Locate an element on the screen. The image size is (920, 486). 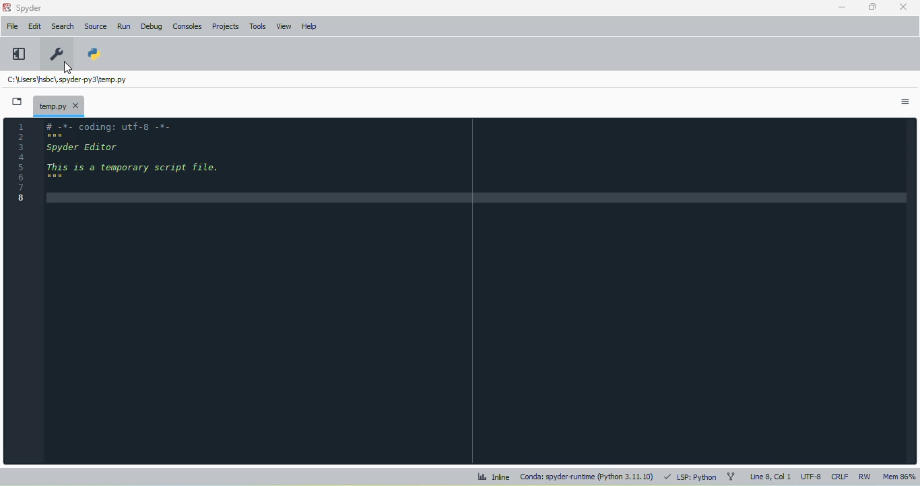
RW is located at coordinates (865, 476).